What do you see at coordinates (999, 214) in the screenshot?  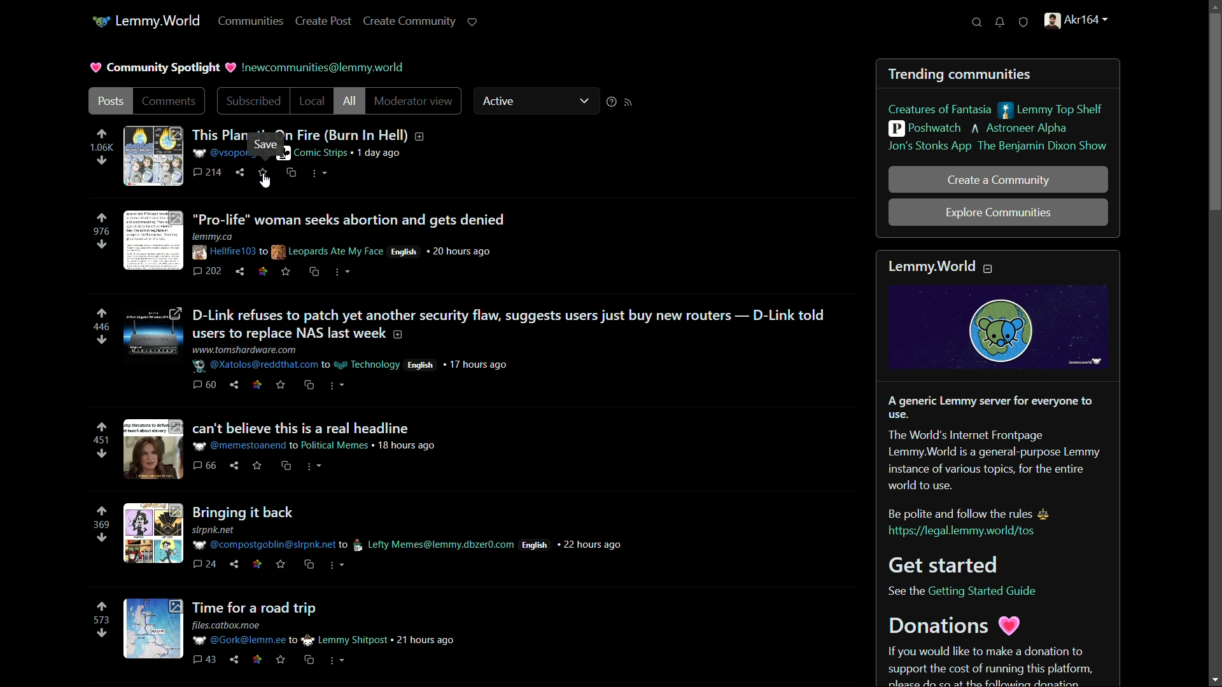 I see `explore communities` at bounding box center [999, 214].